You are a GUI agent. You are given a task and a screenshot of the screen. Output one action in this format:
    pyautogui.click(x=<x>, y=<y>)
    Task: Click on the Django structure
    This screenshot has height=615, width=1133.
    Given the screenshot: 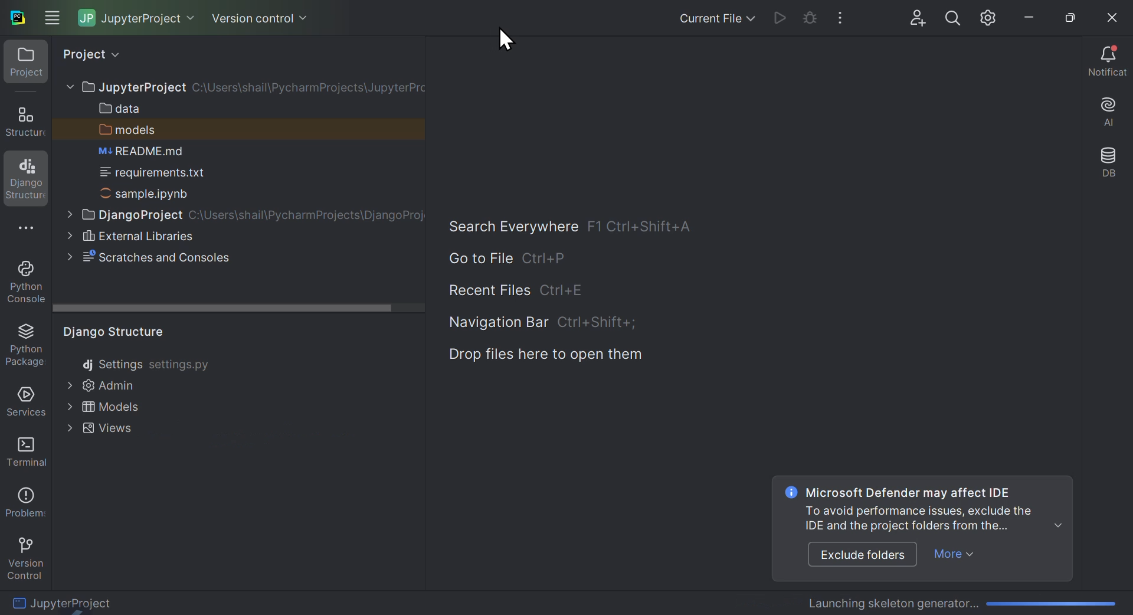 What is the action you would take?
    pyautogui.click(x=25, y=121)
    